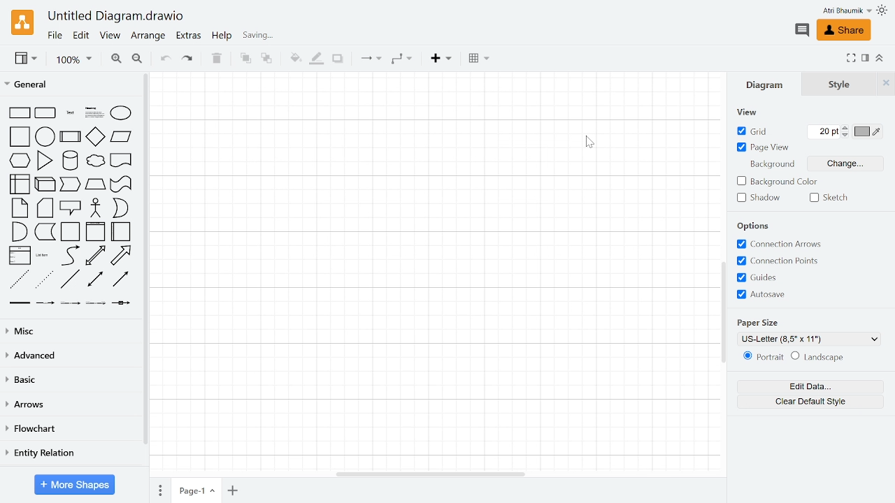  What do you see at coordinates (764, 357) in the screenshot?
I see `Potrait` at bounding box center [764, 357].